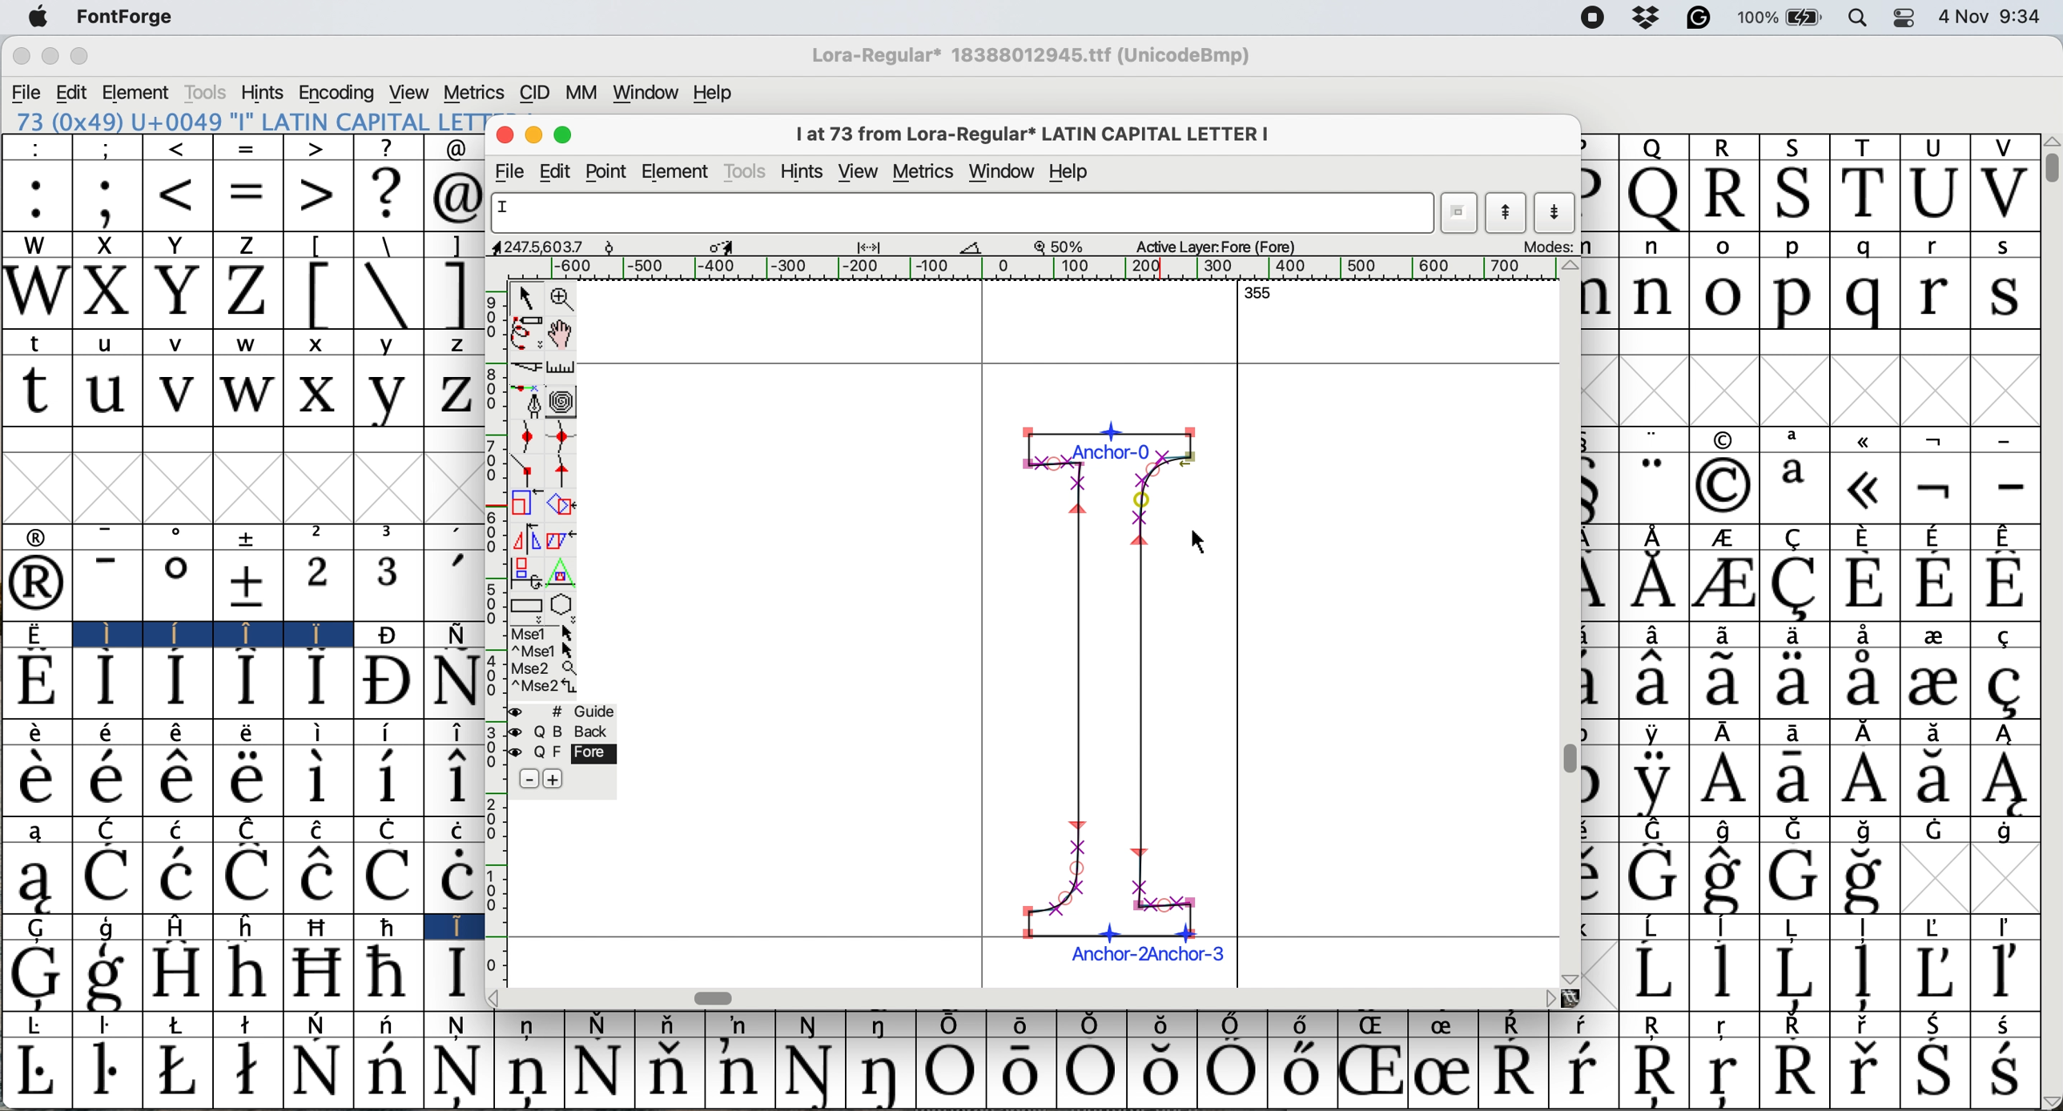 The height and width of the screenshot is (1111, 2063). What do you see at coordinates (175, 587) in the screenshot?
I see `Symbol` at bounding box center [175, 587].